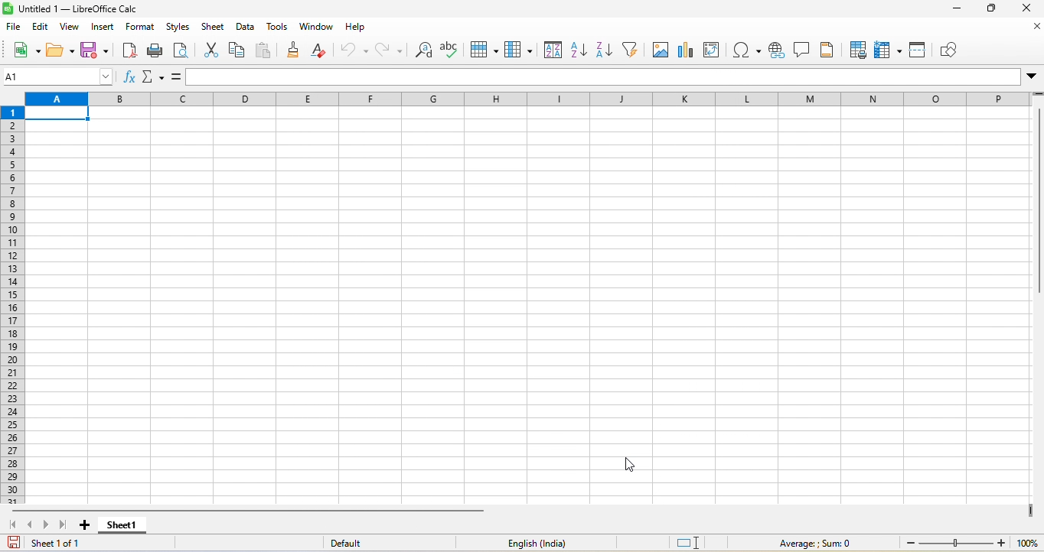  What do you see at coordinates (142, 29) in the screenshot?
I see `format` at bounding box center [142, 29].